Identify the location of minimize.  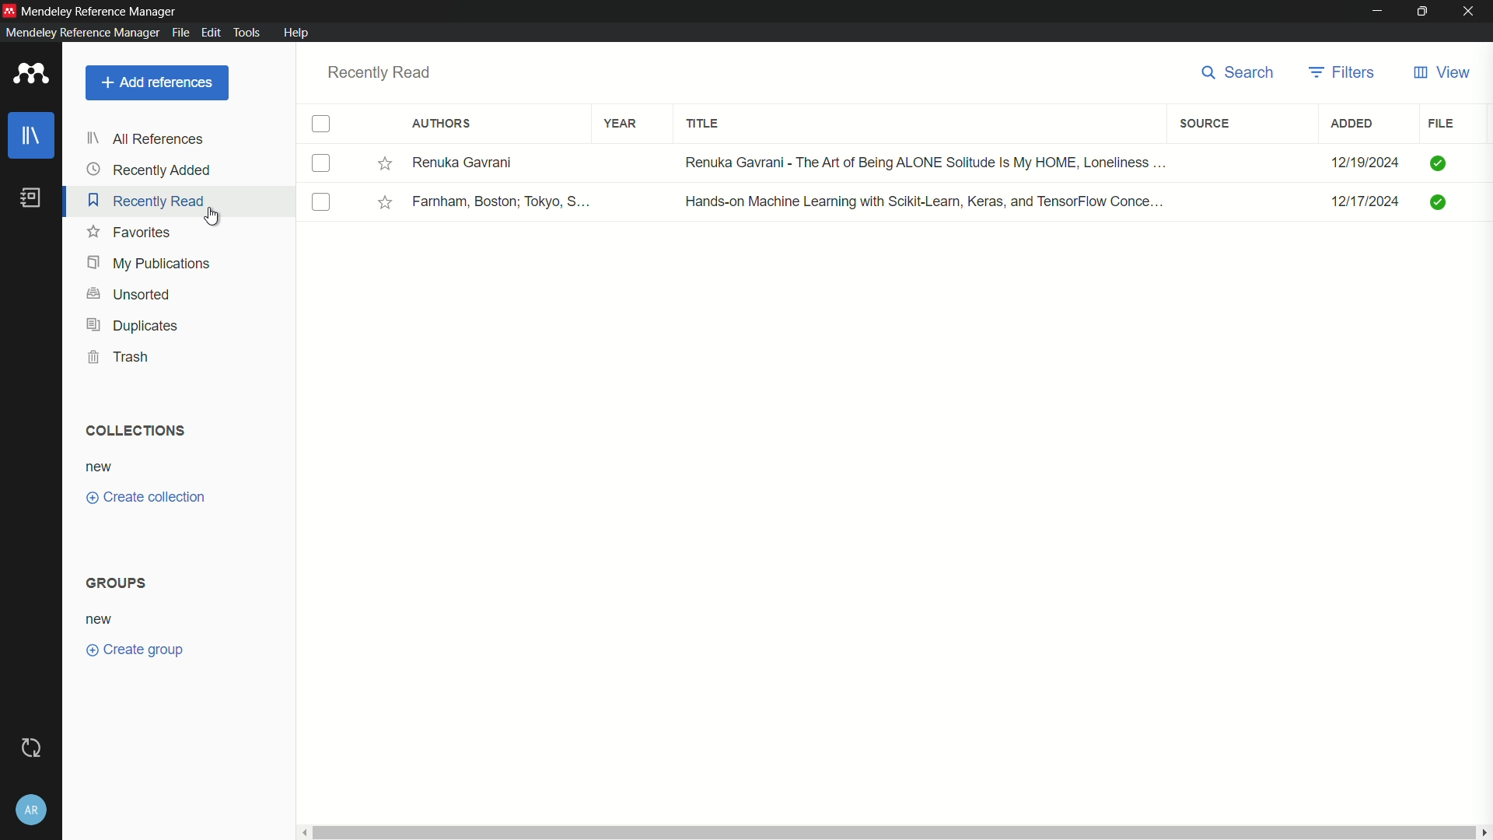
(1376, 10).